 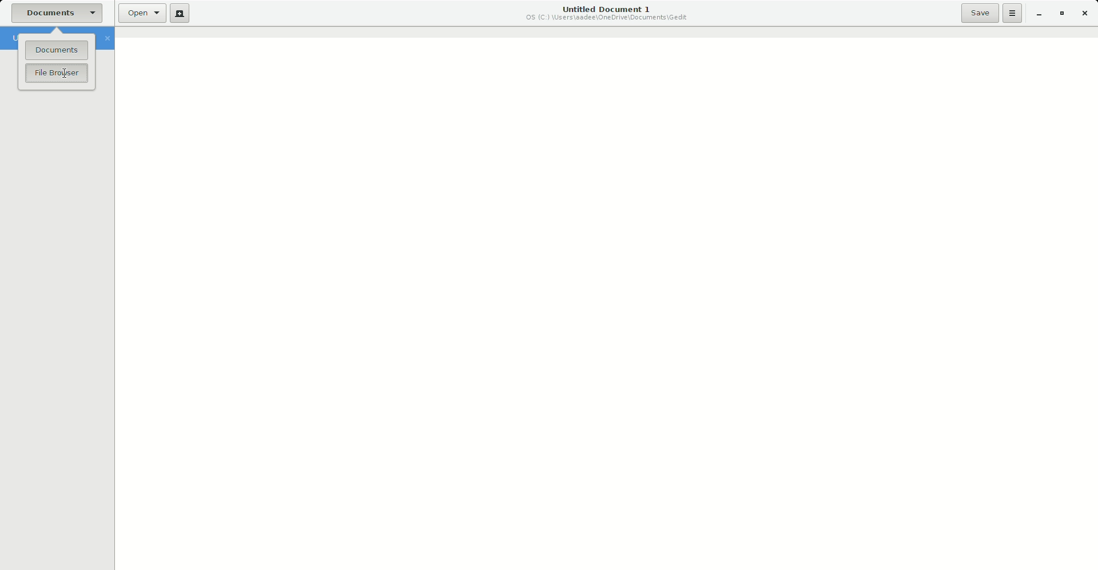 I want to click on Documents, so click(x=57, y=49).